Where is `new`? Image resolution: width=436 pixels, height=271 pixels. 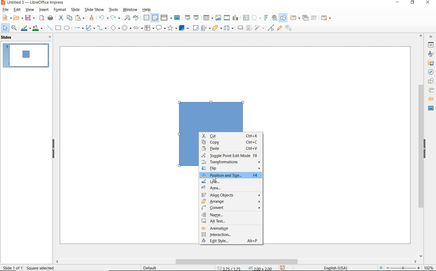 new is located at coordinates (5, 18).